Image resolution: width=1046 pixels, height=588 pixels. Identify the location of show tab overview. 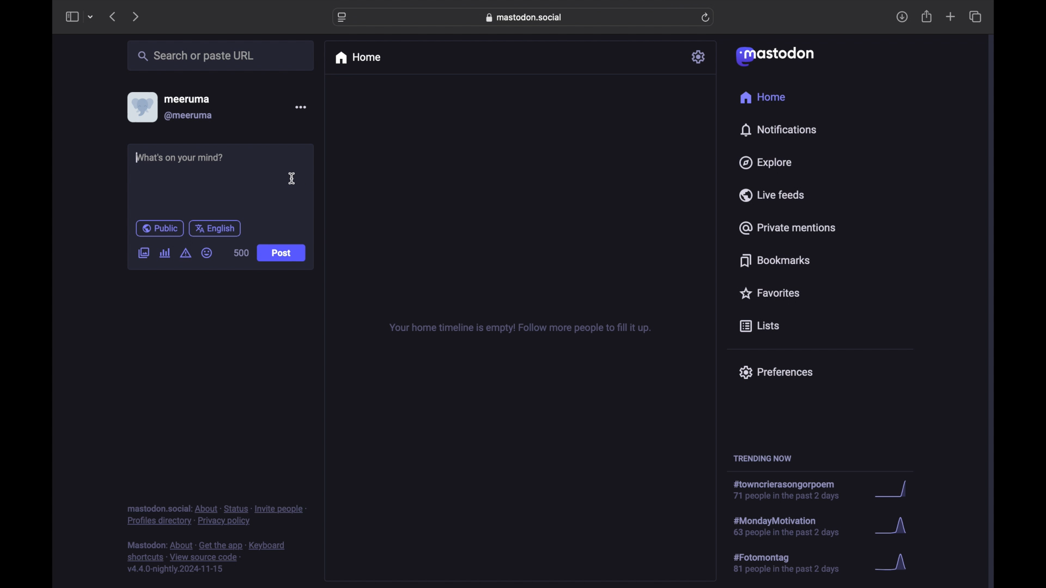
(976, 16).